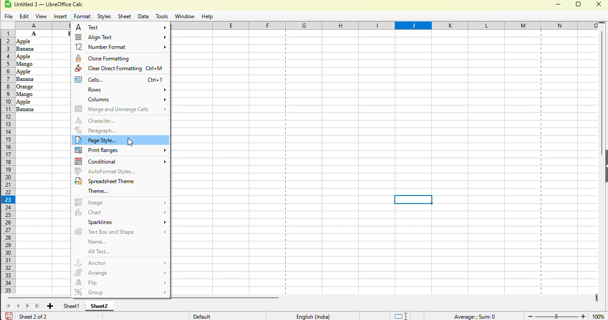 The width and height of the screenshot is (608, 320). I want to click on print ranges, so click(121, 150).